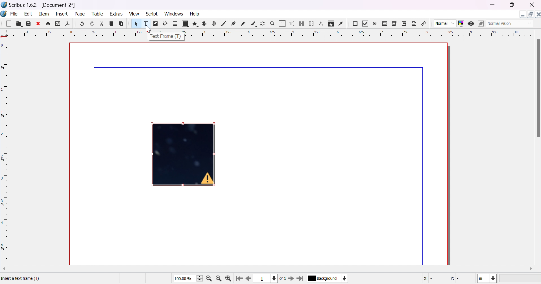 This screenshot has height=284, width=541. What do you see at coordinates (98, 14) in the screenshot?
I see `table` at bounding box center [98, 14].